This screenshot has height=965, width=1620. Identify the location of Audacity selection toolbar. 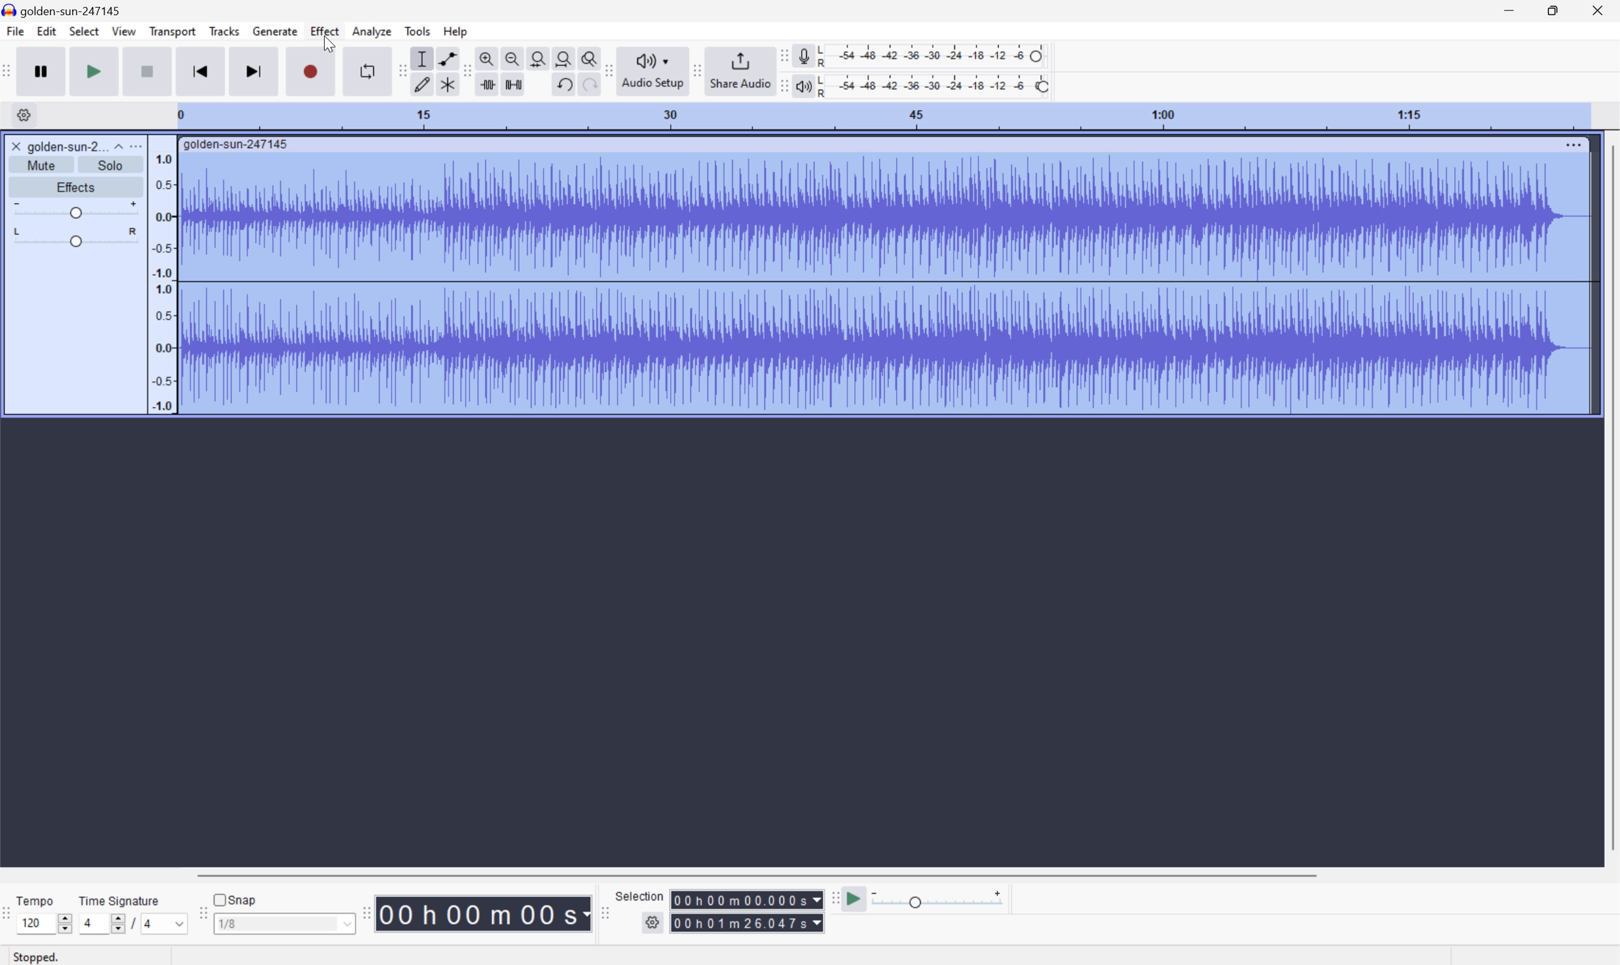
(604, 916).